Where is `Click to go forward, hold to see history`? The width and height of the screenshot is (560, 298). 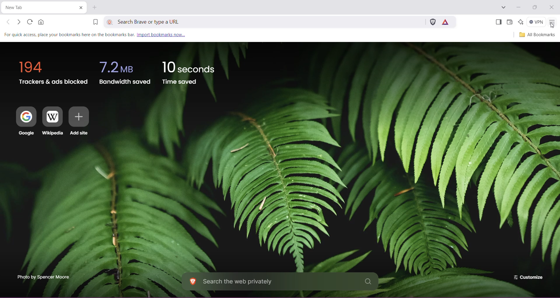
Click to go forward, hold to see history is located at coordinates (19, 22).